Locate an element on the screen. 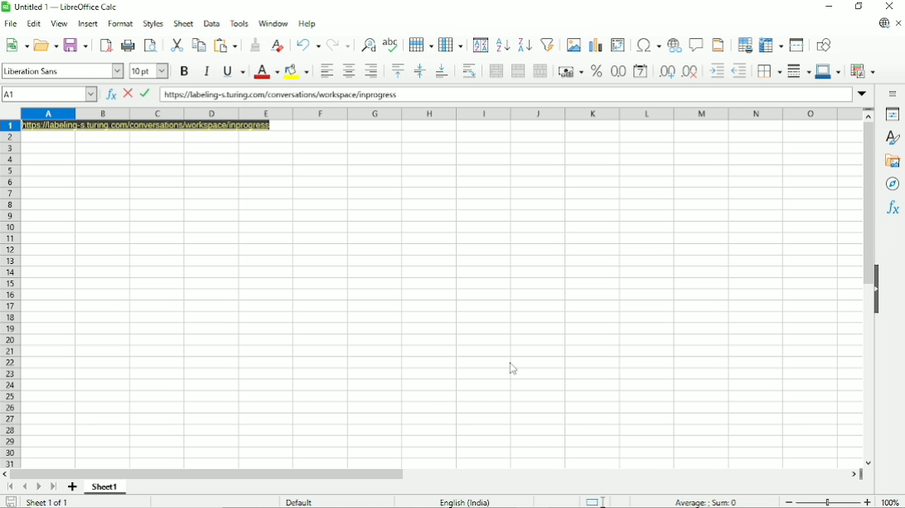  A1 is located at coordinates (51, 95).